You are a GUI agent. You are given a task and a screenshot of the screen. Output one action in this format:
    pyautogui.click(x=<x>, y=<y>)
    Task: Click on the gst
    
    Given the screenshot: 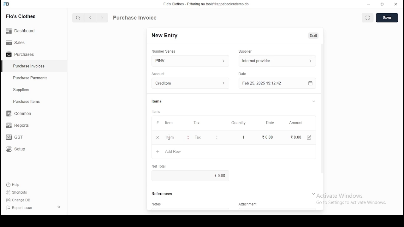 What is the action you would take?
    pyautogui.click(x=15, y=138)
    